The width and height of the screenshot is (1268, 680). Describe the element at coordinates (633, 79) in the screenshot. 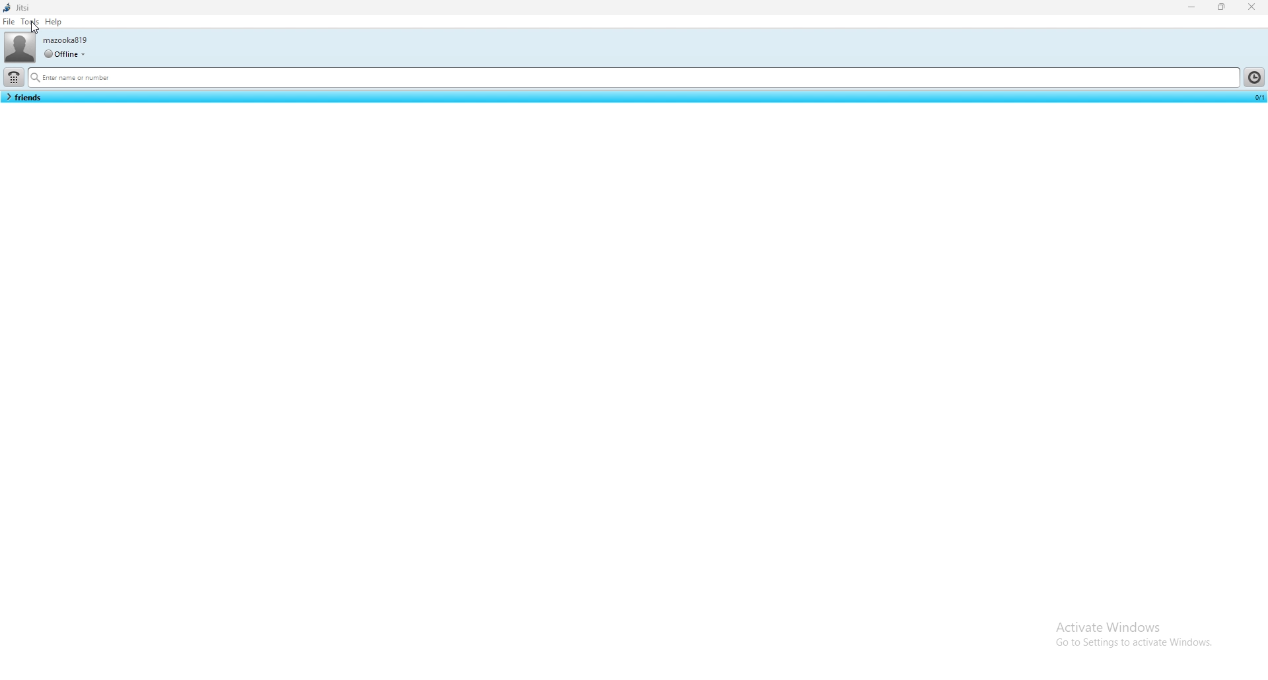

I see `search bar` at that location.